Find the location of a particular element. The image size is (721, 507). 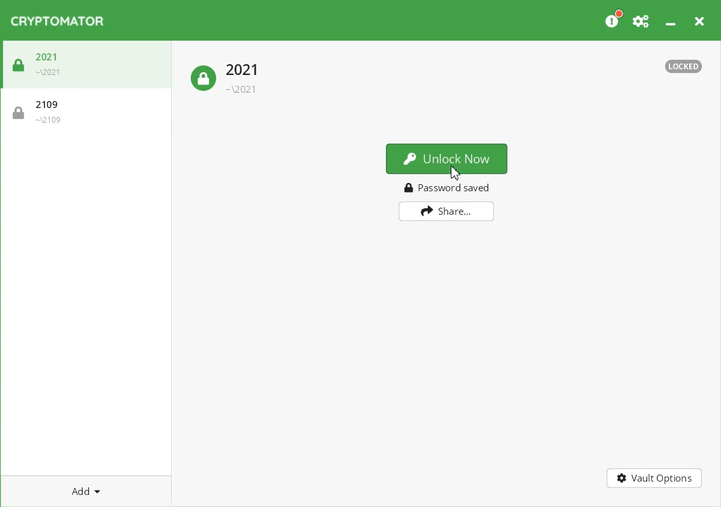

Minimize is located at coordinates (669, 21).